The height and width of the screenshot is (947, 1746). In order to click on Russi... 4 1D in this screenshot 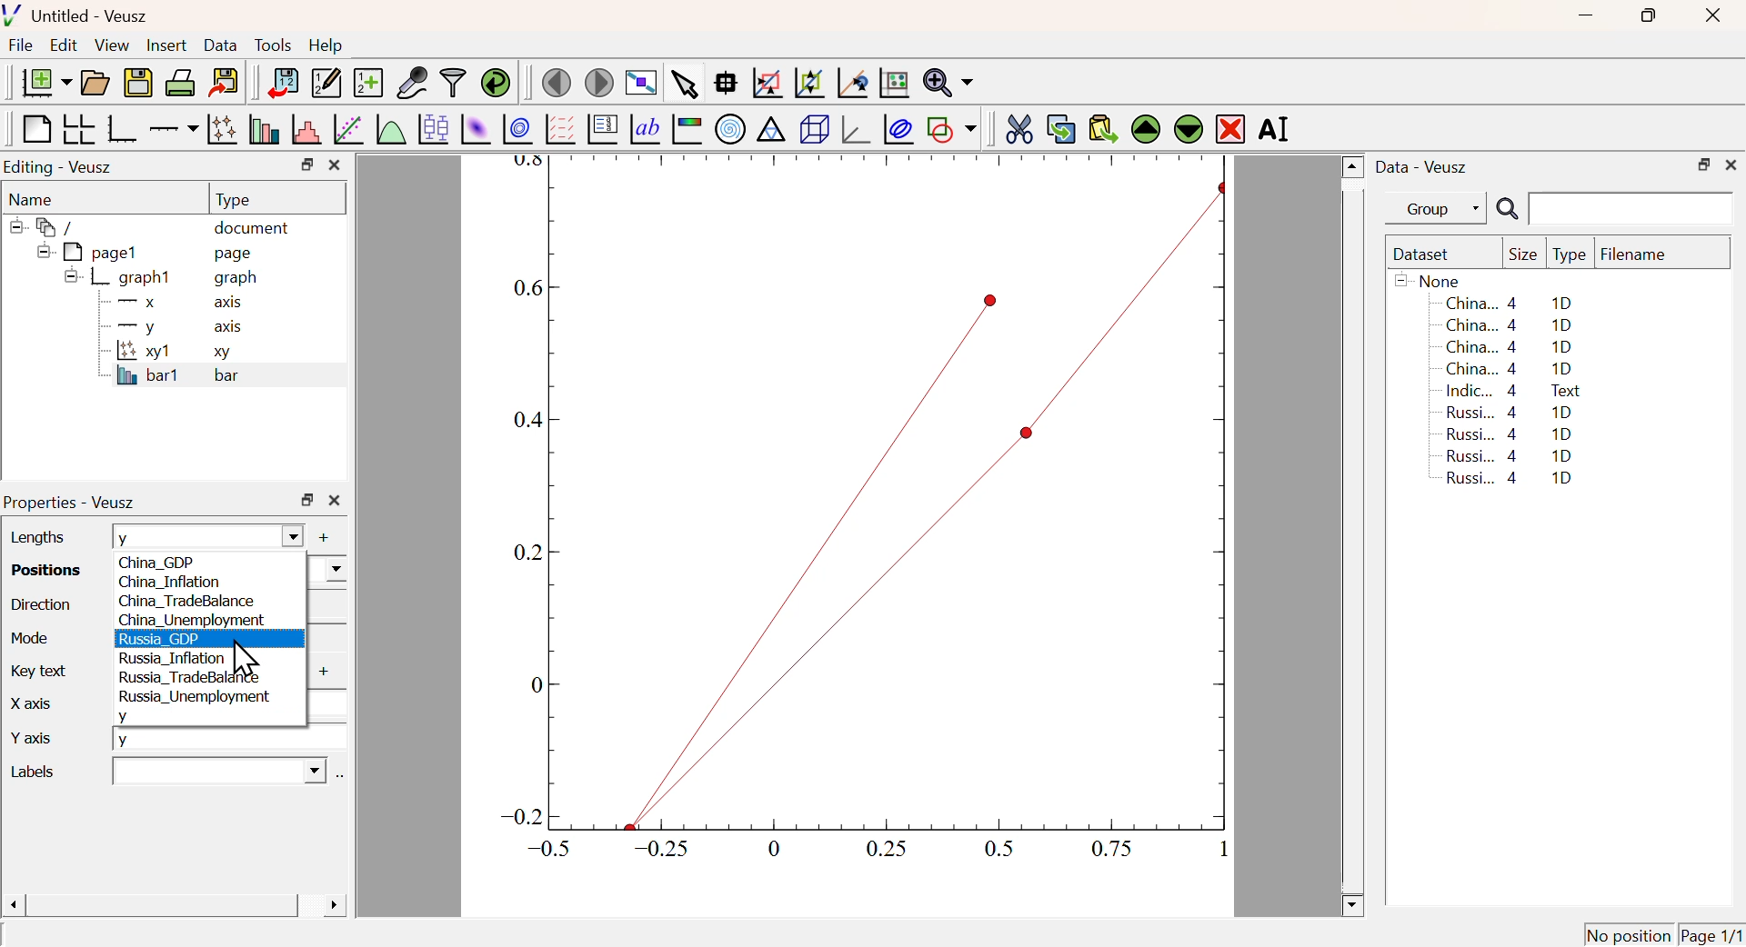, I will do `click(1506, 455)`.